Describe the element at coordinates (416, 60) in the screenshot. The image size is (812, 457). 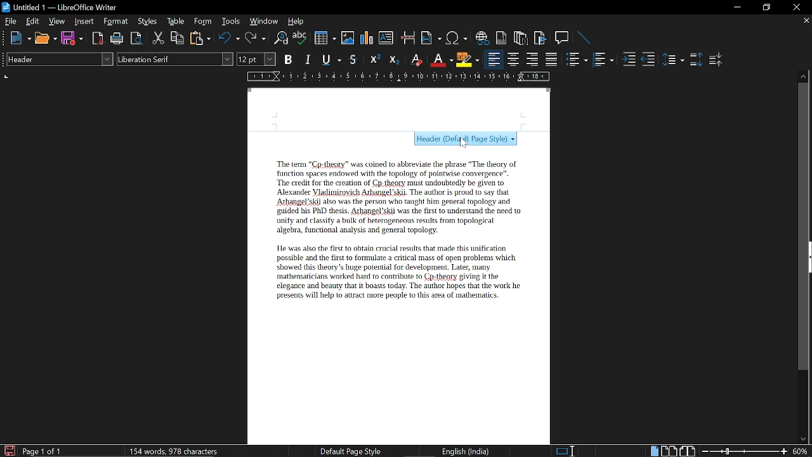
I see `Erase` at that location.